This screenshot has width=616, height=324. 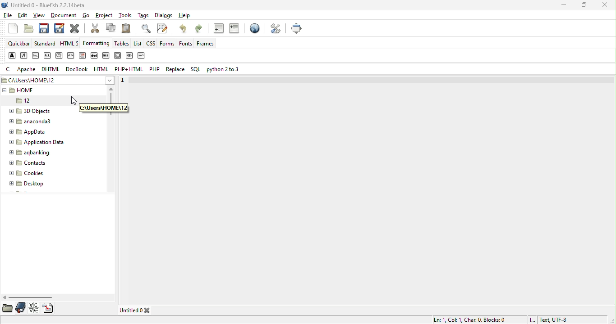 I want to click on apache, so click(x=28, y=70).